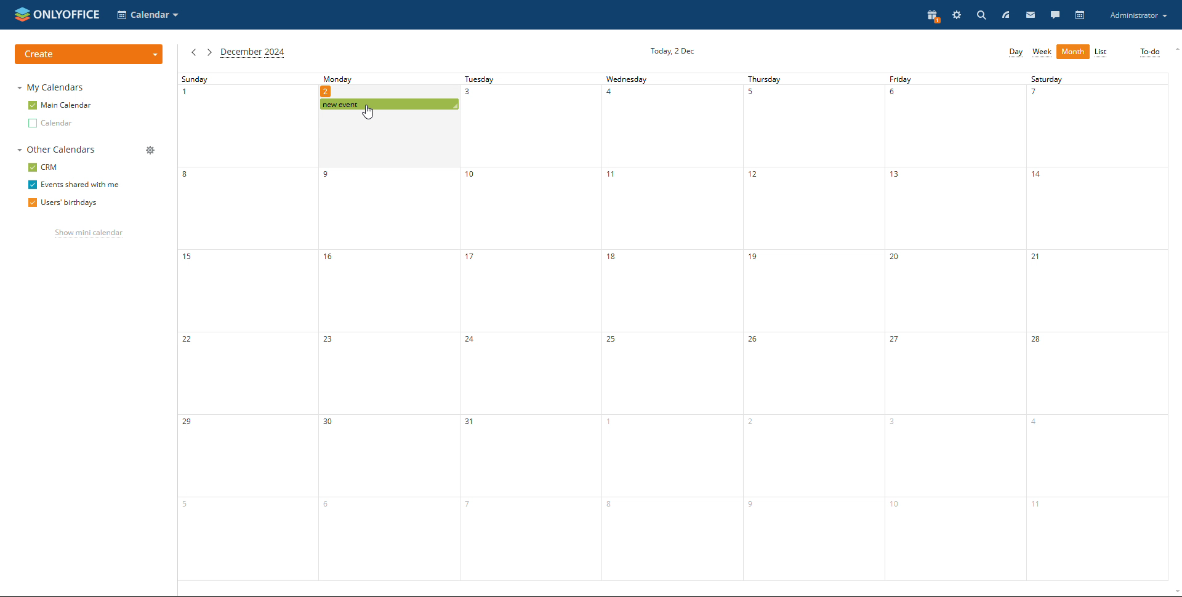  Describe the element at coordinates (1175, 593) in the screenshot. I see `scroll down` at that location.